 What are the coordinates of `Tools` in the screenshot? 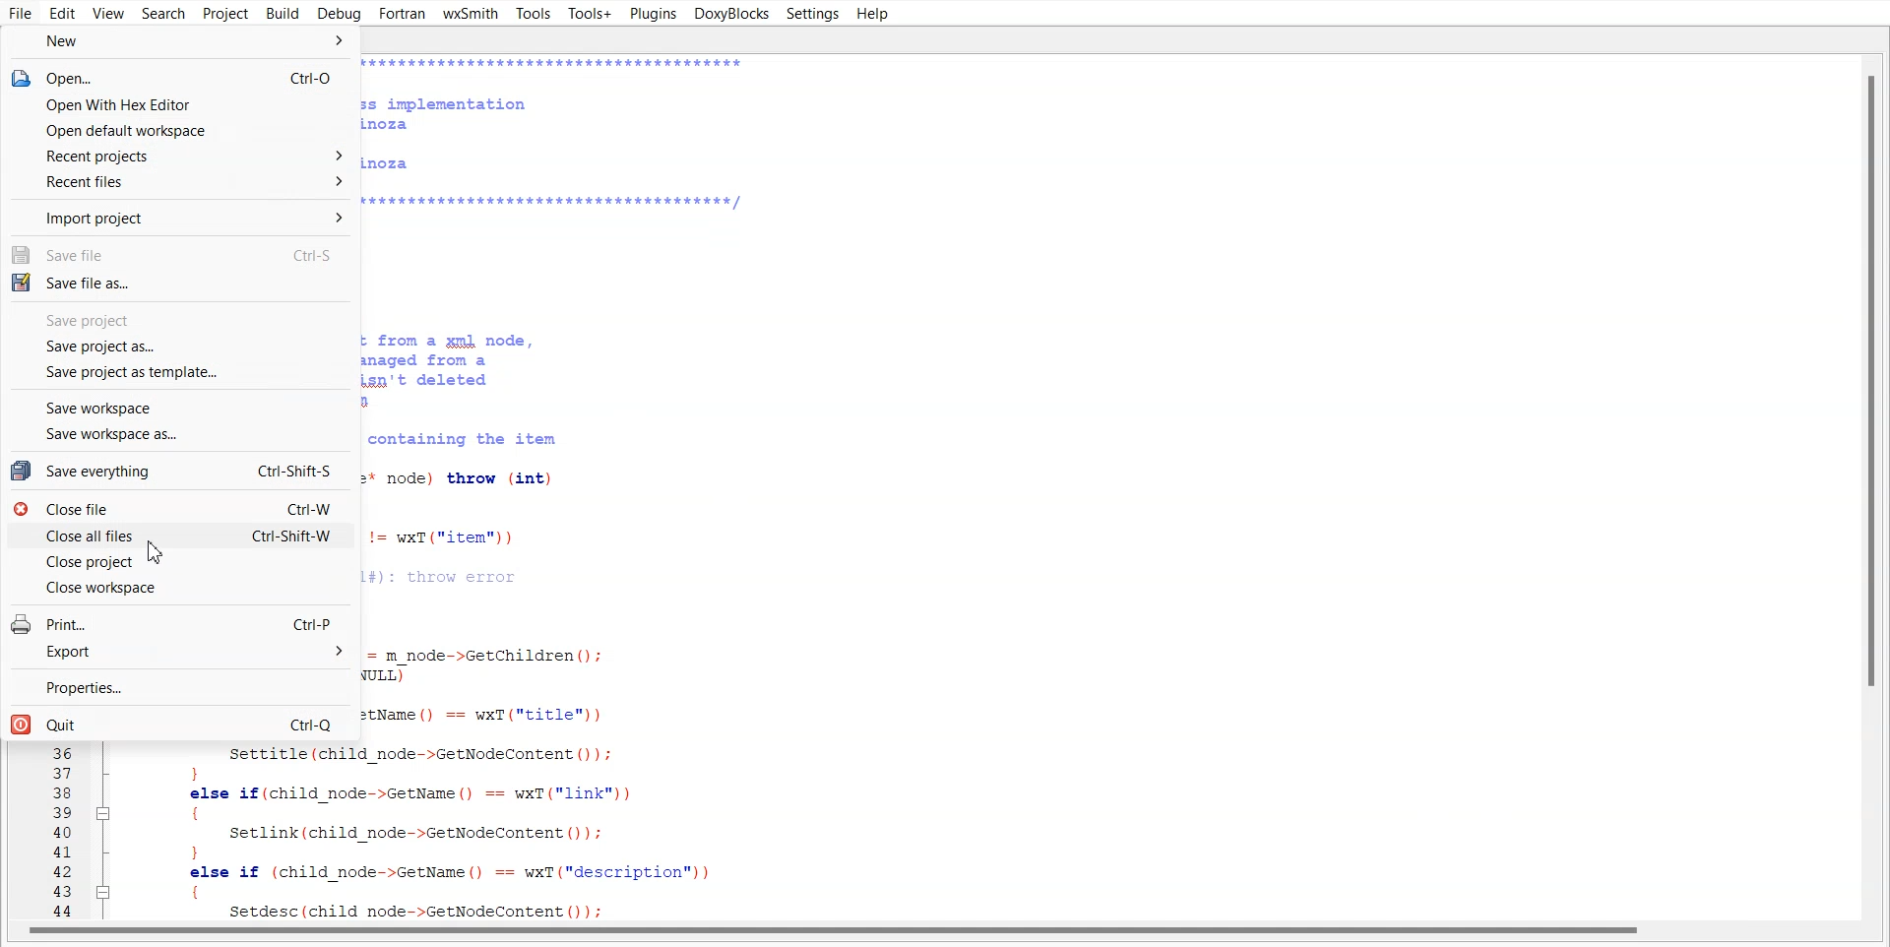 It's located at (533, 15).